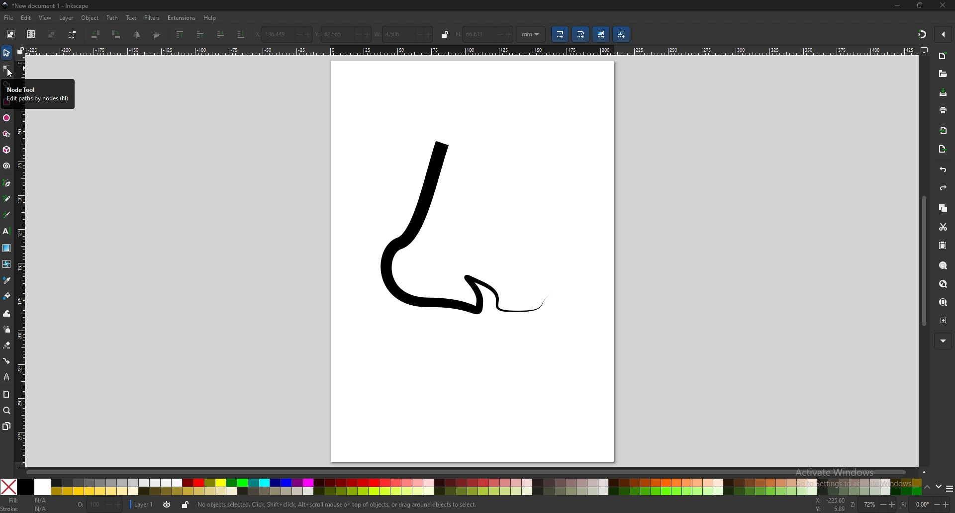 Image resolution: width=955 pixels, height=513 pixels. I want to click on enable snapping, so click(944, 34).